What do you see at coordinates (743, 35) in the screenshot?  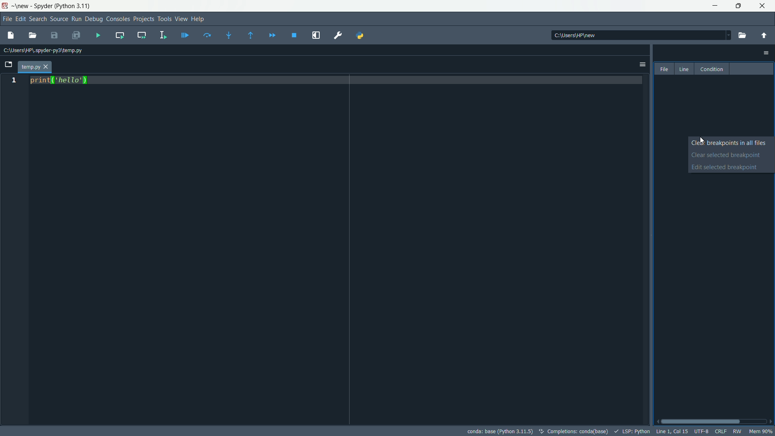 I see `browse directory` at bounding box center [743, 35].